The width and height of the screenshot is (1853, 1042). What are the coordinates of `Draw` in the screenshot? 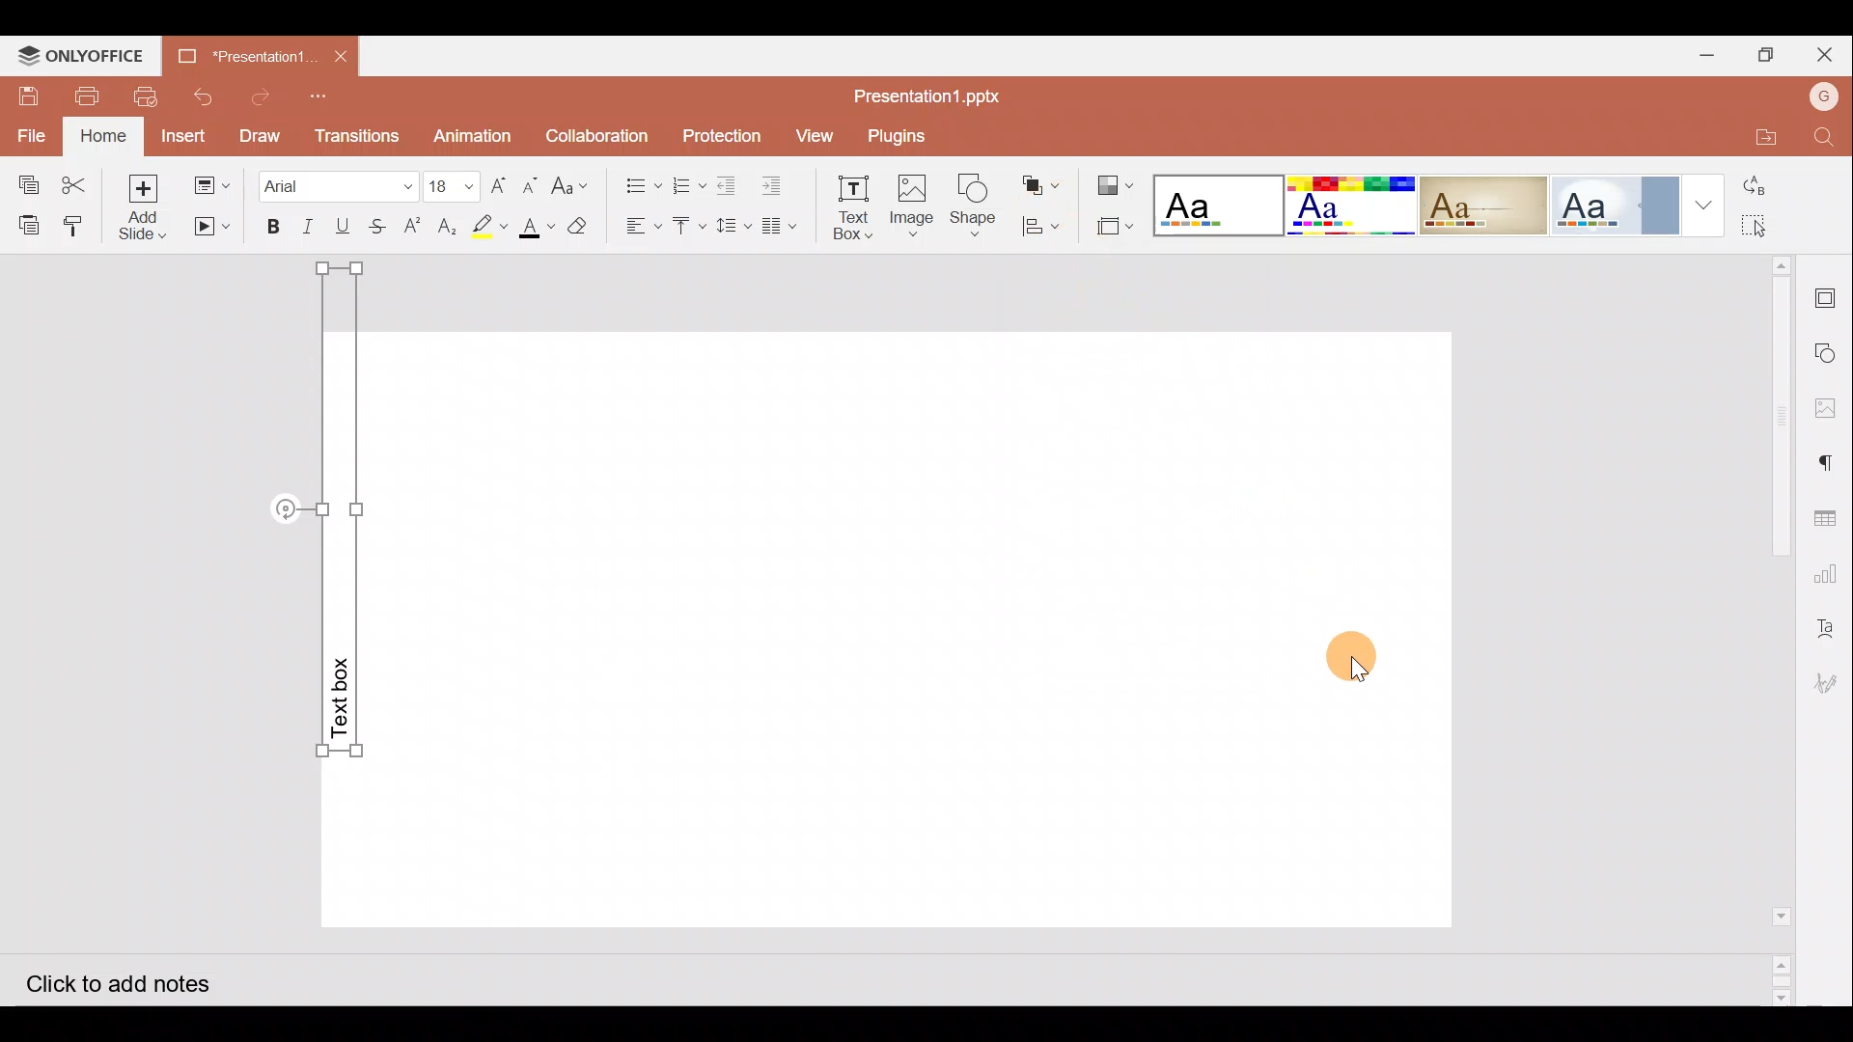 It's located at (259, 134).